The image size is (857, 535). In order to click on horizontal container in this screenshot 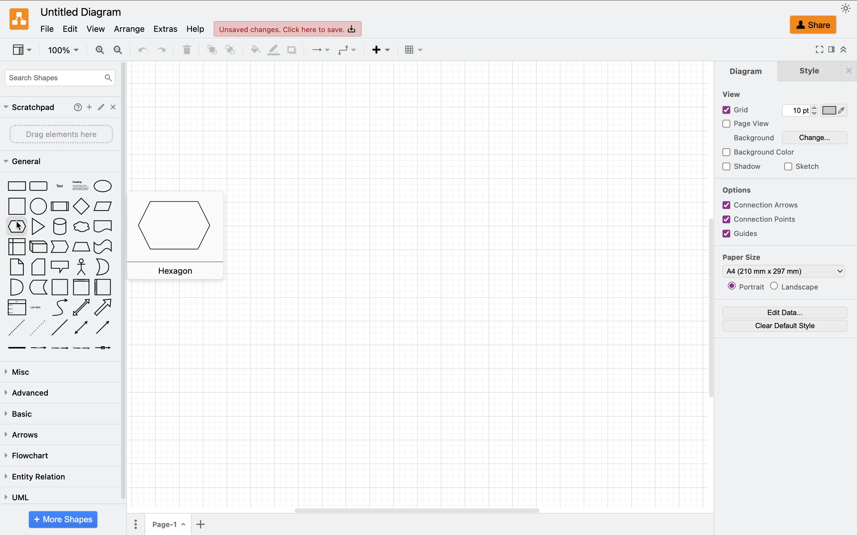, I will do `click(104, 287)`.